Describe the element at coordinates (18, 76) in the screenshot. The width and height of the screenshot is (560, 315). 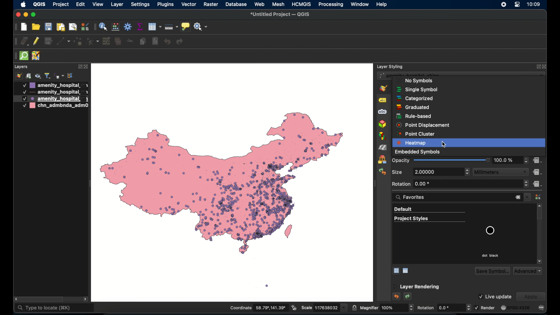
I see `style manager` at that location.